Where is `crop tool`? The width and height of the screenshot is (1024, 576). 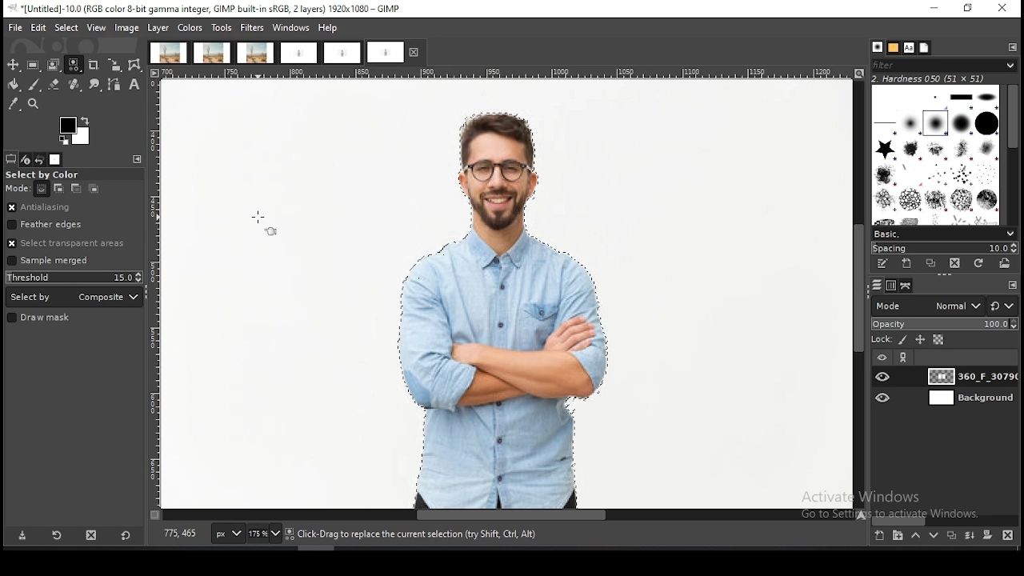 crop tool is located at coordinates (94, 66).